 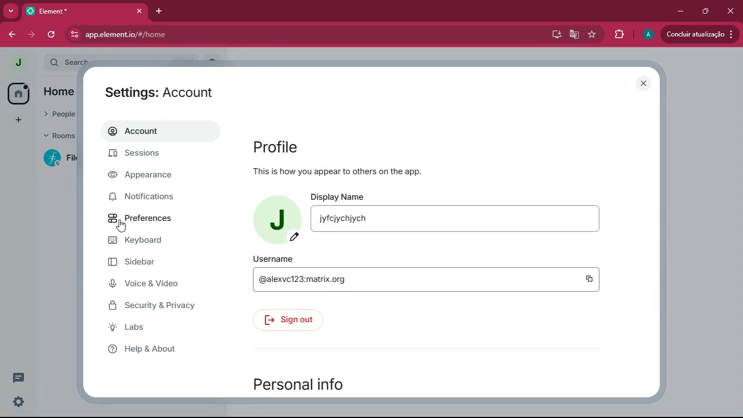 What do you see at coordinates (155, 308) in the screenshot?
I see `security & privacy` at bounding box center [155, 308].